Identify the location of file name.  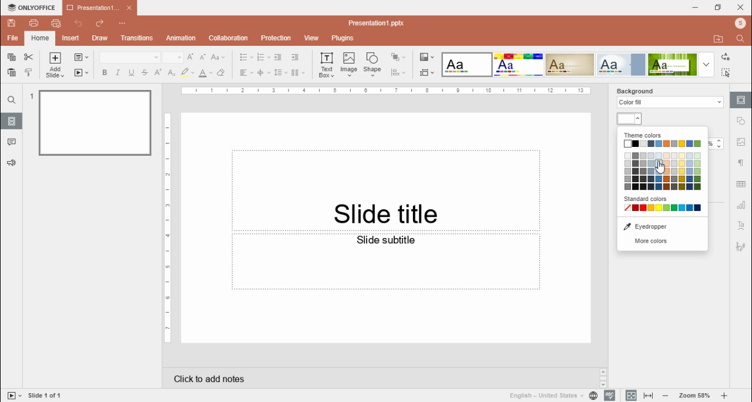
(382, 22).